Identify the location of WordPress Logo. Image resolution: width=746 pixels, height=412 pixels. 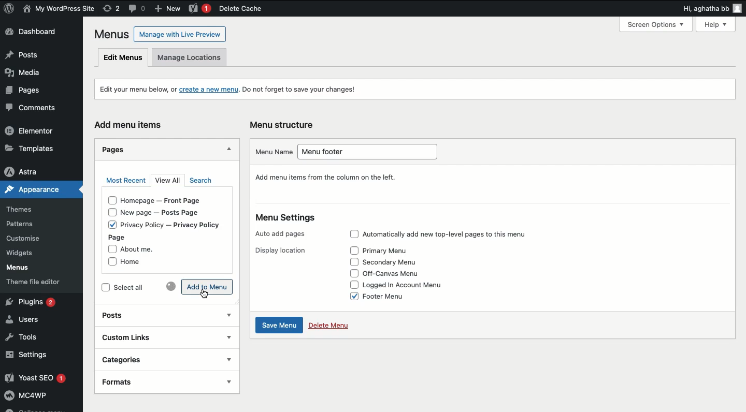
(9, 8).